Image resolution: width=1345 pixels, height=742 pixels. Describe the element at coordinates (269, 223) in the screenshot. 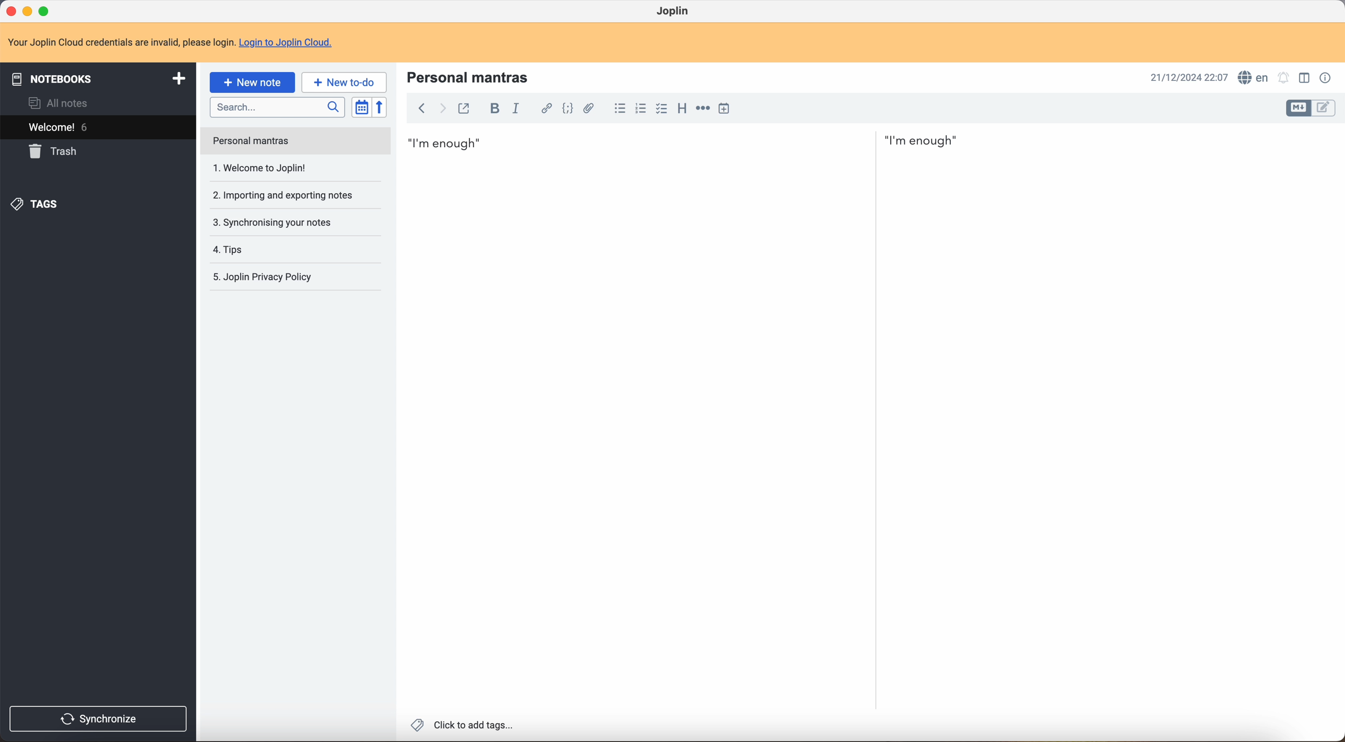

I see `tips` at that location.